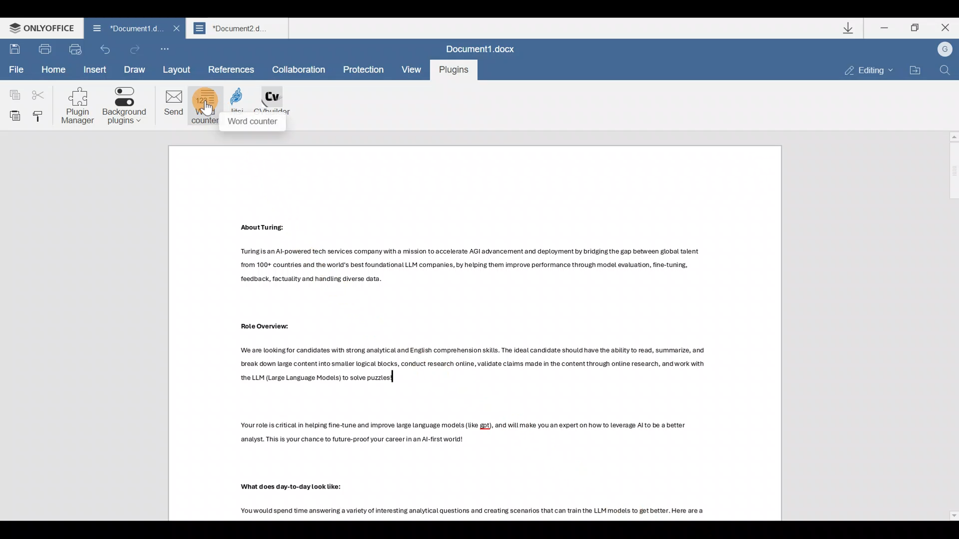 Image resolution: width=959 pixels, height=539 pixels. What do you see at coordinates (453, 70) in the screenshot?
I see `Plugins` at bounding box center [453, 70].